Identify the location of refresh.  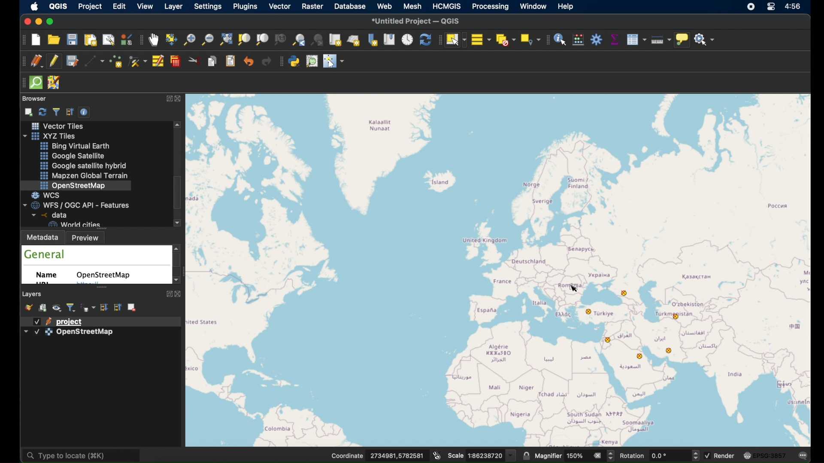
(42, 111).